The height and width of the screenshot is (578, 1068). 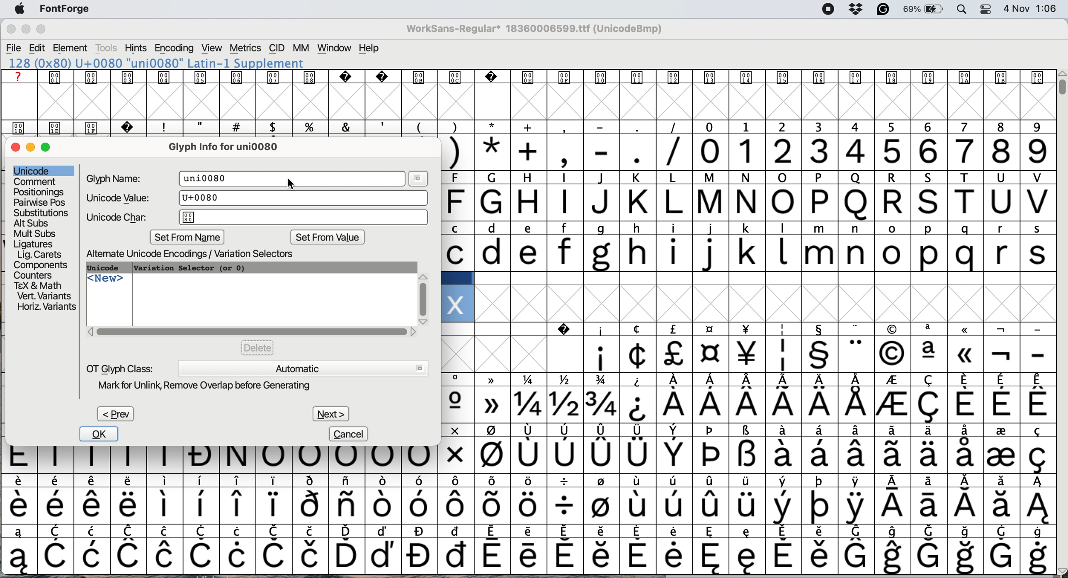 I want to click on SPECIAL CHARACTERS, so click(x=748, y=329).